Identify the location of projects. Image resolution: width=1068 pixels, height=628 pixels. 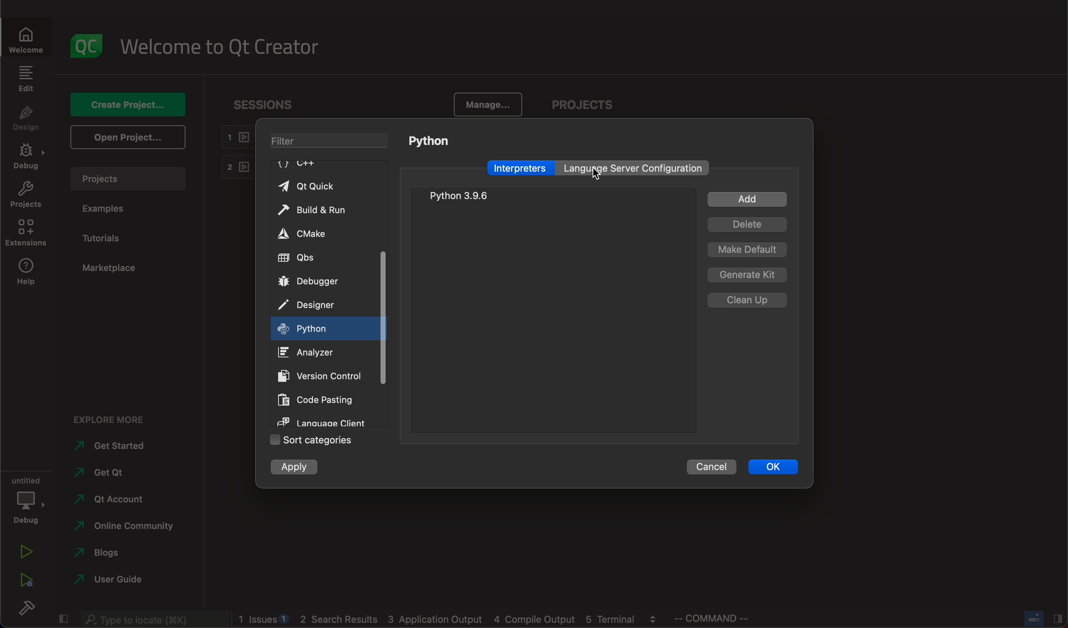
(25, 195).